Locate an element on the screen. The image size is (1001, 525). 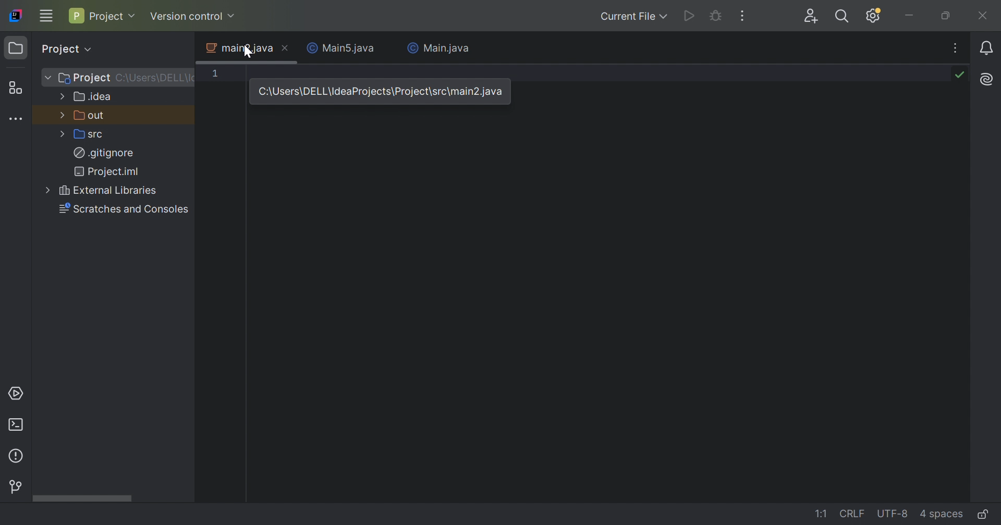
Main menu is located at coordinates (44, 17).